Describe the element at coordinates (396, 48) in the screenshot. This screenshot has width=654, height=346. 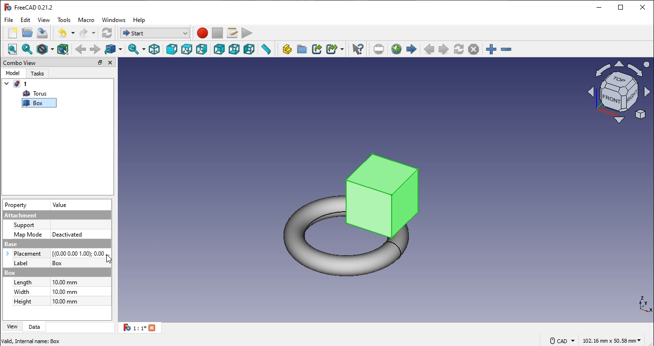
I see `open website` at that location.